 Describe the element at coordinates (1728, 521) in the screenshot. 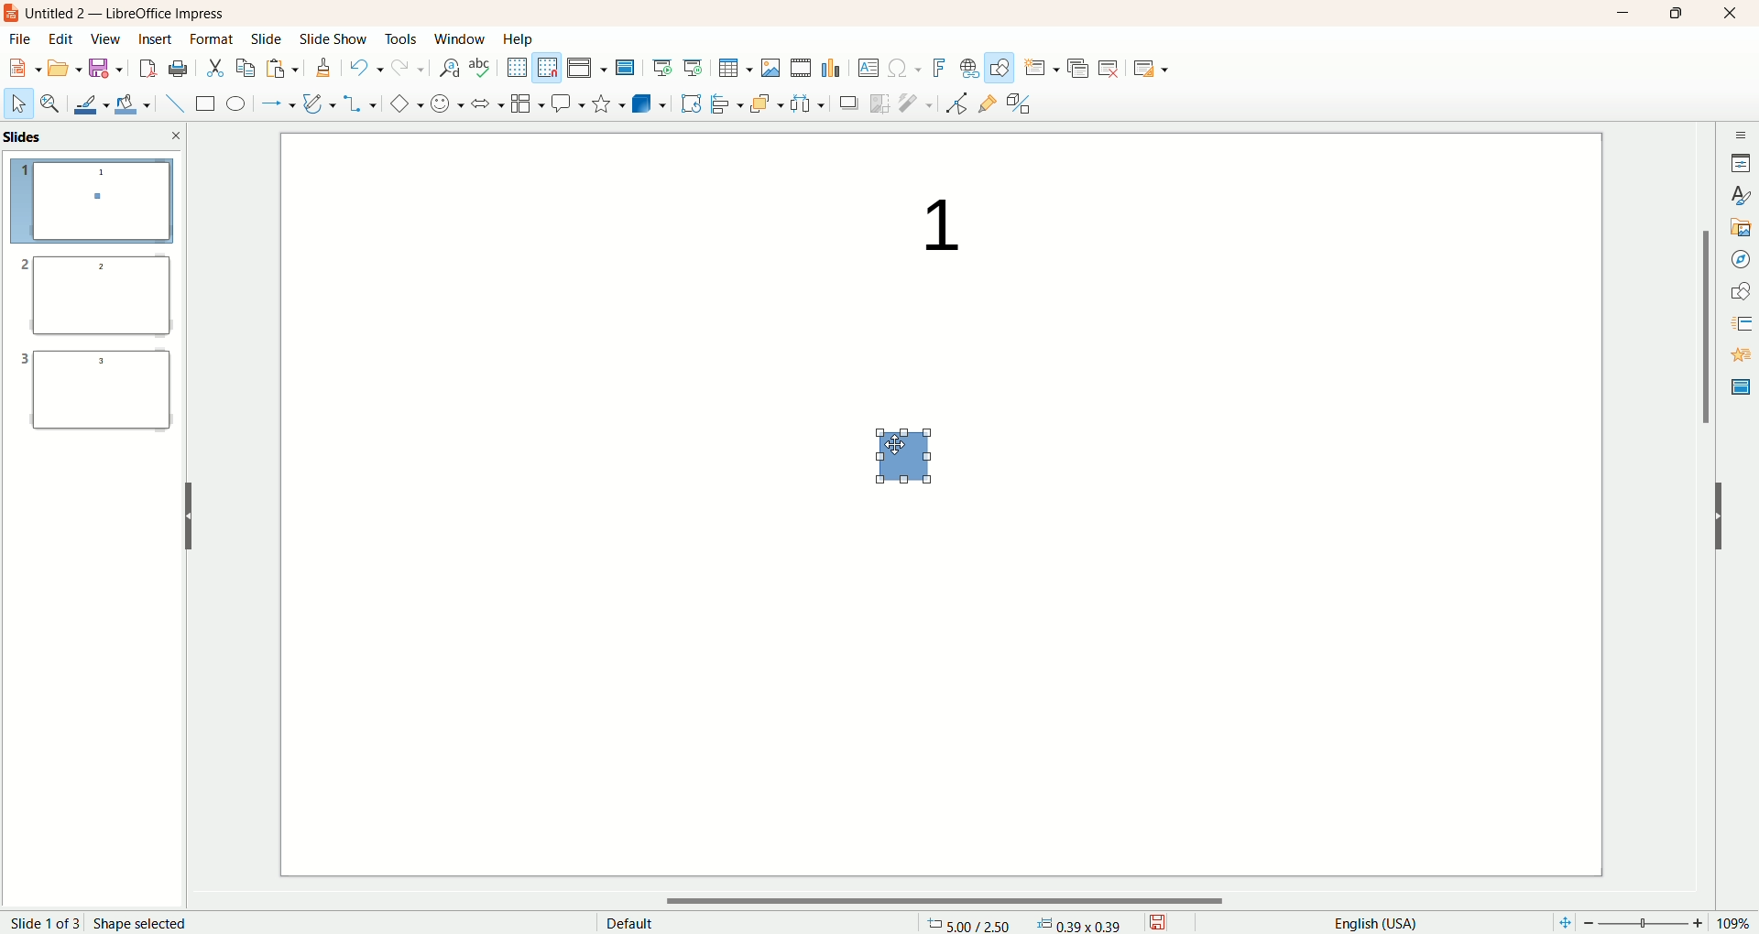

I see `hide` at that location.